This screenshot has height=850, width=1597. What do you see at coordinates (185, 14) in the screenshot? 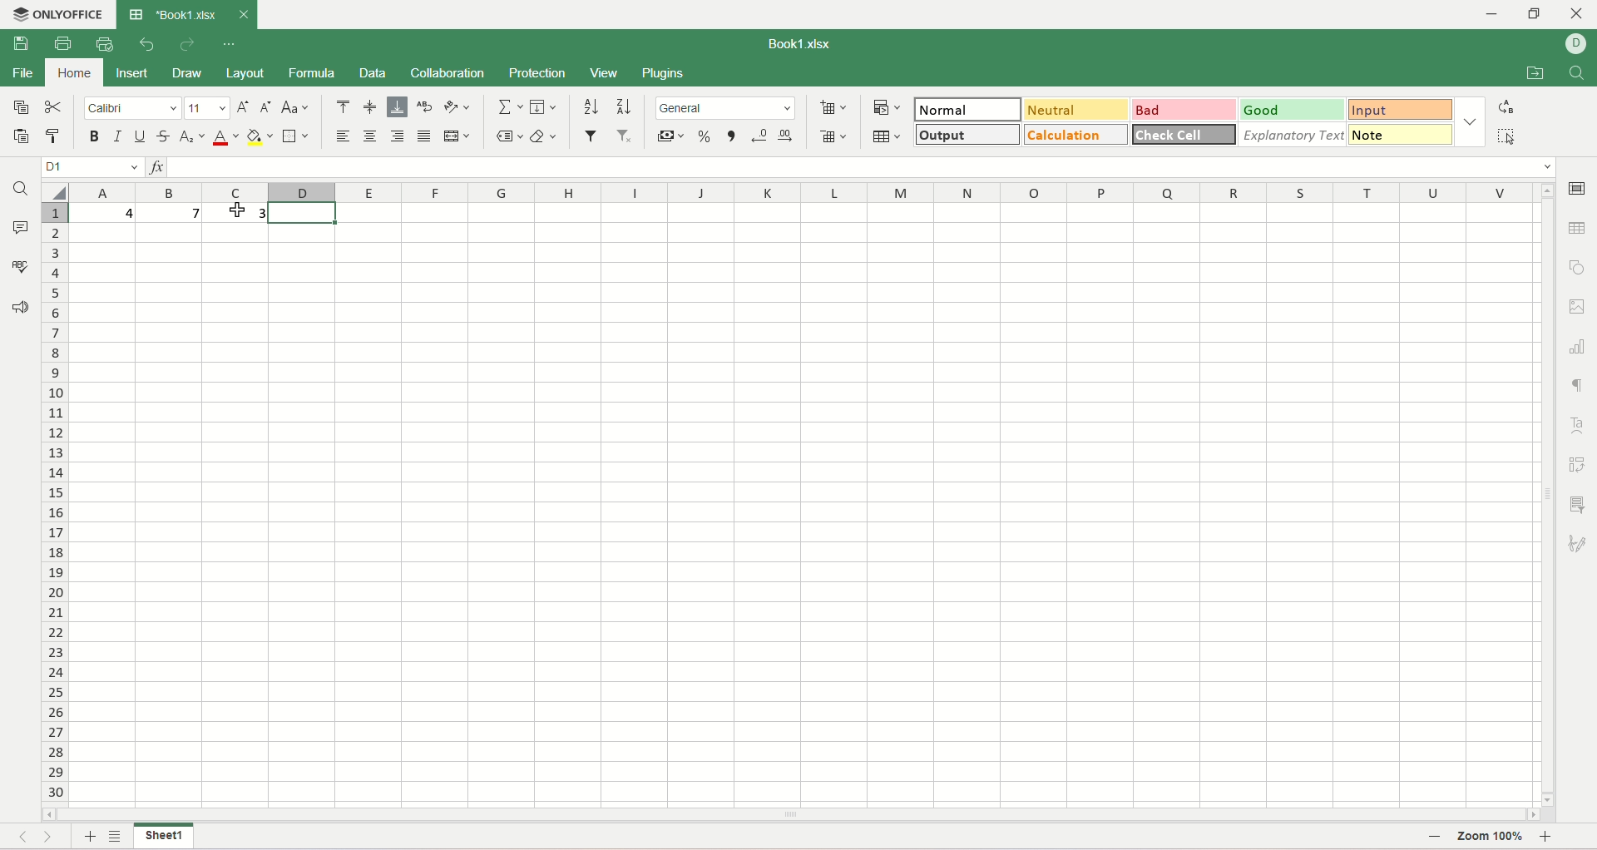
I see `Book1.docx` at bounding box center [185, 14].